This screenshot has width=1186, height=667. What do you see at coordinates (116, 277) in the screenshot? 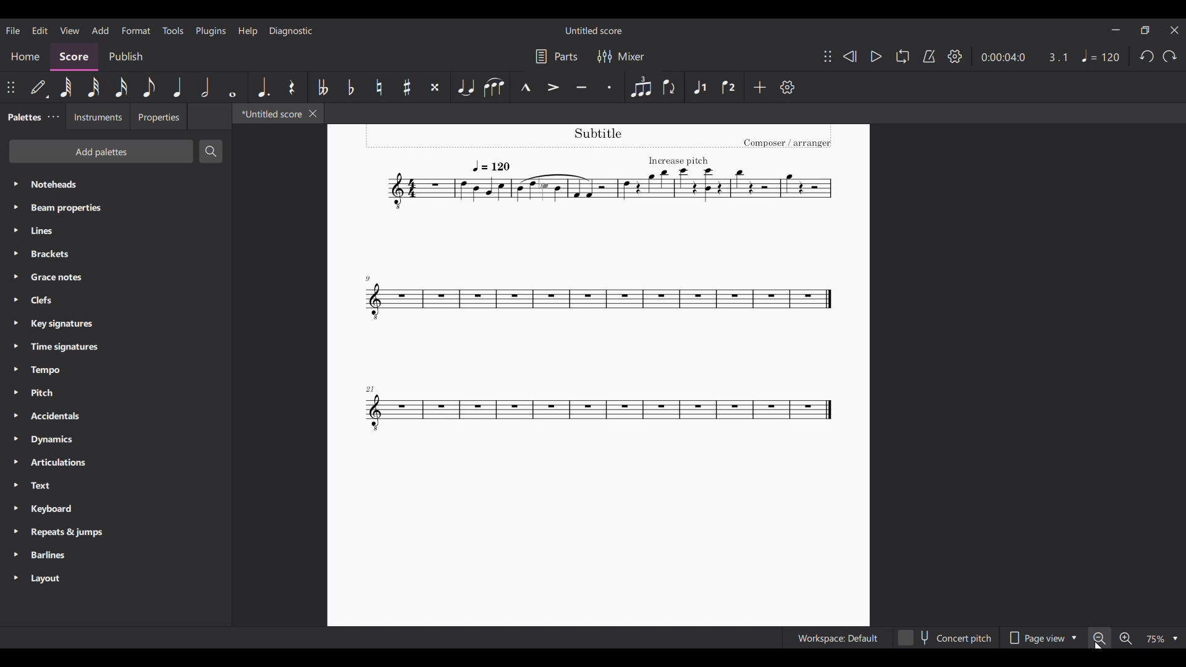
I see `Grace notes` at bounding box center [116, 277].